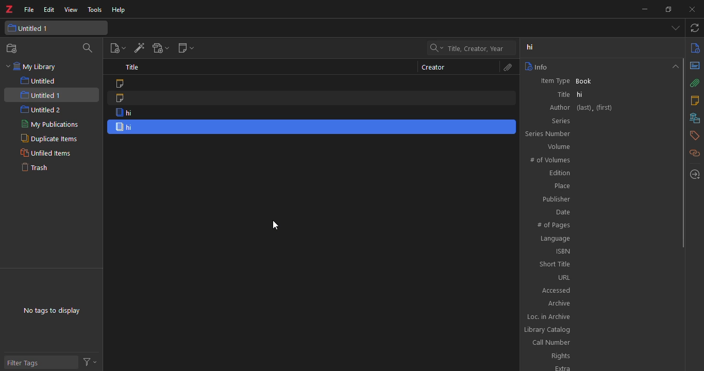 This screenshot has height=371, width=704. Describe the element at coordinates (673, 28) in the screenshot. I see `tab` at that location.